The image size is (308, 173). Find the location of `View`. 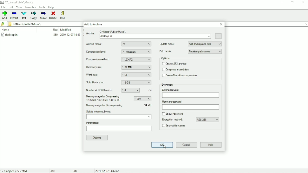

View is located at coordinates (19, 7).